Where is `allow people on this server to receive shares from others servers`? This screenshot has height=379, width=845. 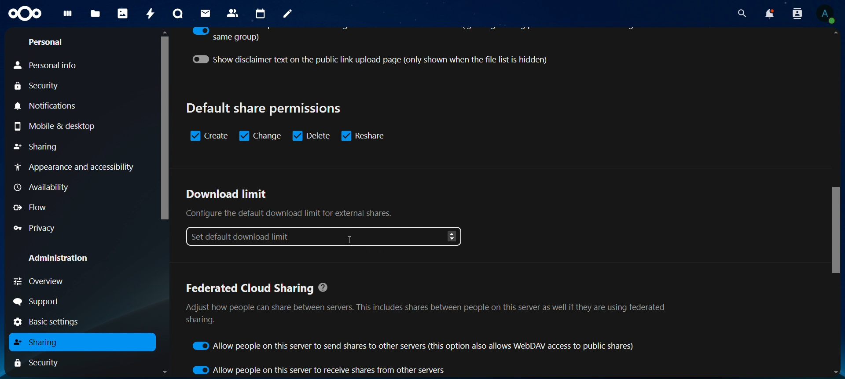 allow people on this server to receive shares from others servers is located at coordinates (320, 369).